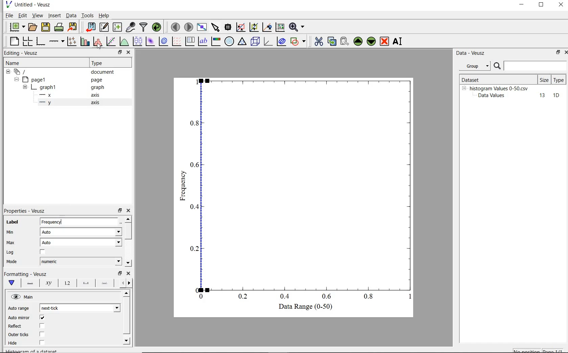 The width and height of the screenshot is (568, 353). Describe the element at coordinates (80, 261) in the screenshot. I see `numeric` at that location.